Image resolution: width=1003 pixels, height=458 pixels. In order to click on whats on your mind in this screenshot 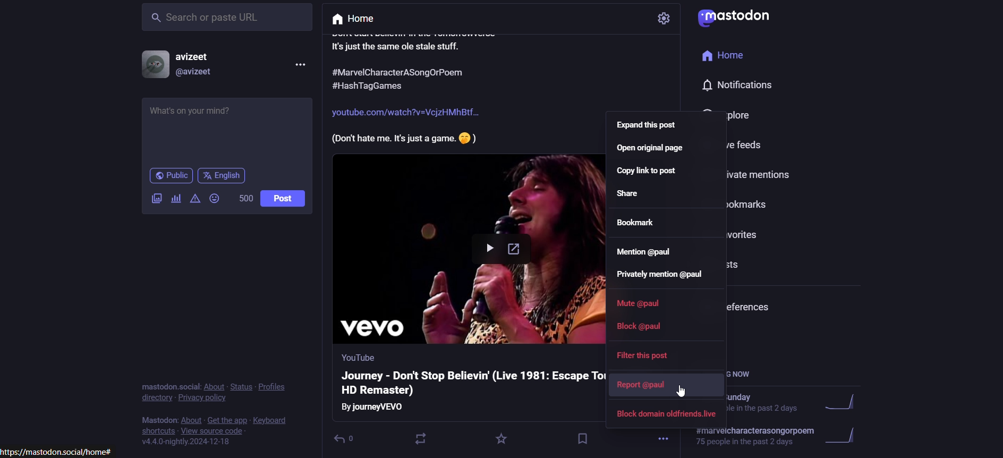, I will do `click(226, 129)`.